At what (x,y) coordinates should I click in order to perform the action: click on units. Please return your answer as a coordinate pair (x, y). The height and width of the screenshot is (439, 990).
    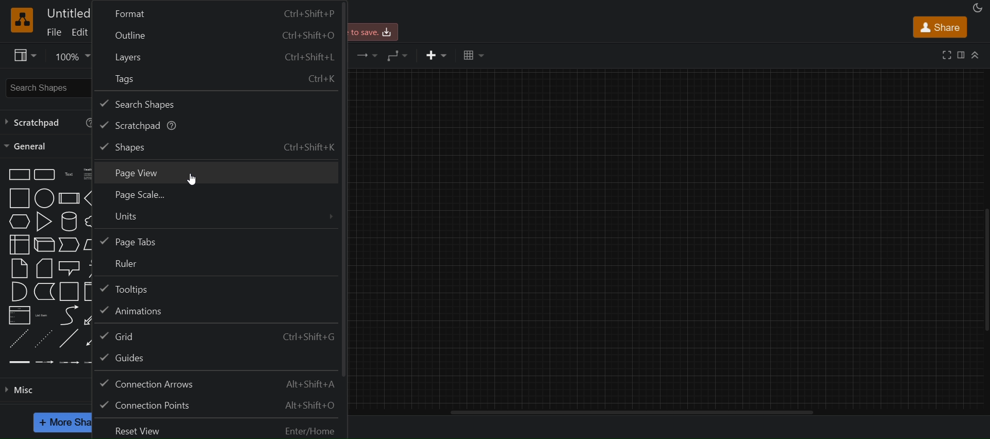
    Looking at the image, I should click on (219, 217).